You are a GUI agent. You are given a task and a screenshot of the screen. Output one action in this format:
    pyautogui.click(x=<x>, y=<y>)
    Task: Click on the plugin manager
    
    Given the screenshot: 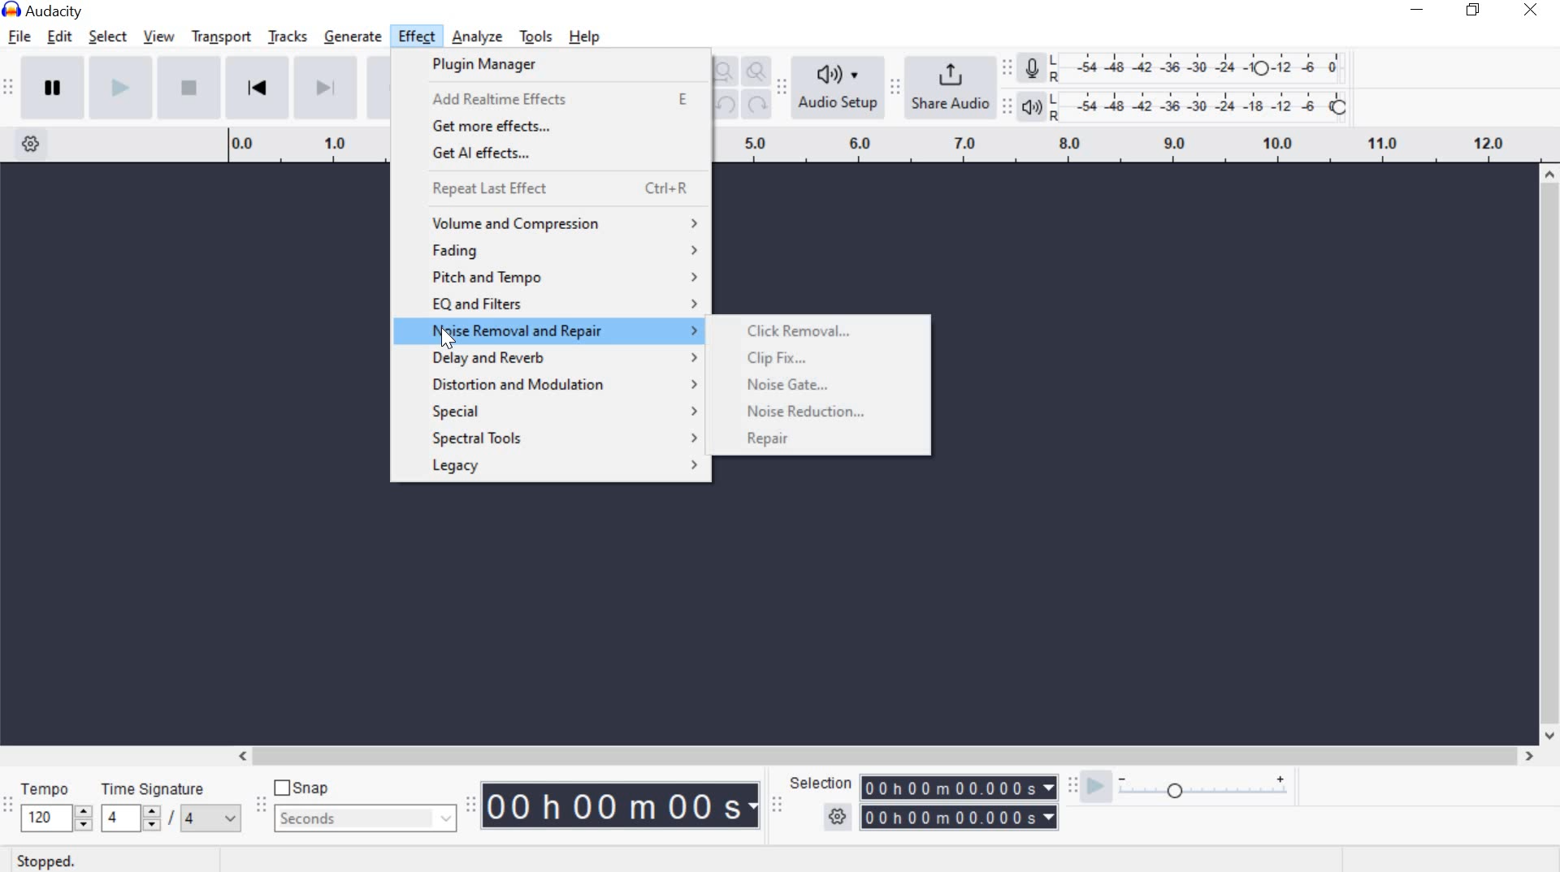 What is the action you would take?
    pyautogui.click(x=481, y=66)
    